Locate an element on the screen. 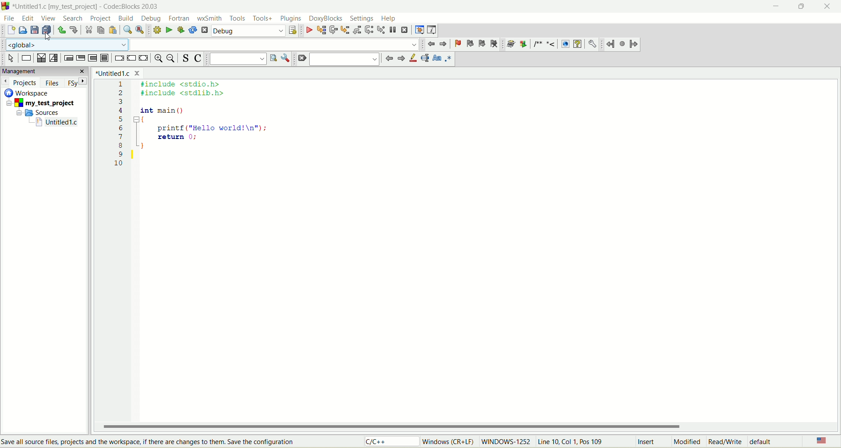 The image size is (841, 448). help is located at coordinates (389, 18).